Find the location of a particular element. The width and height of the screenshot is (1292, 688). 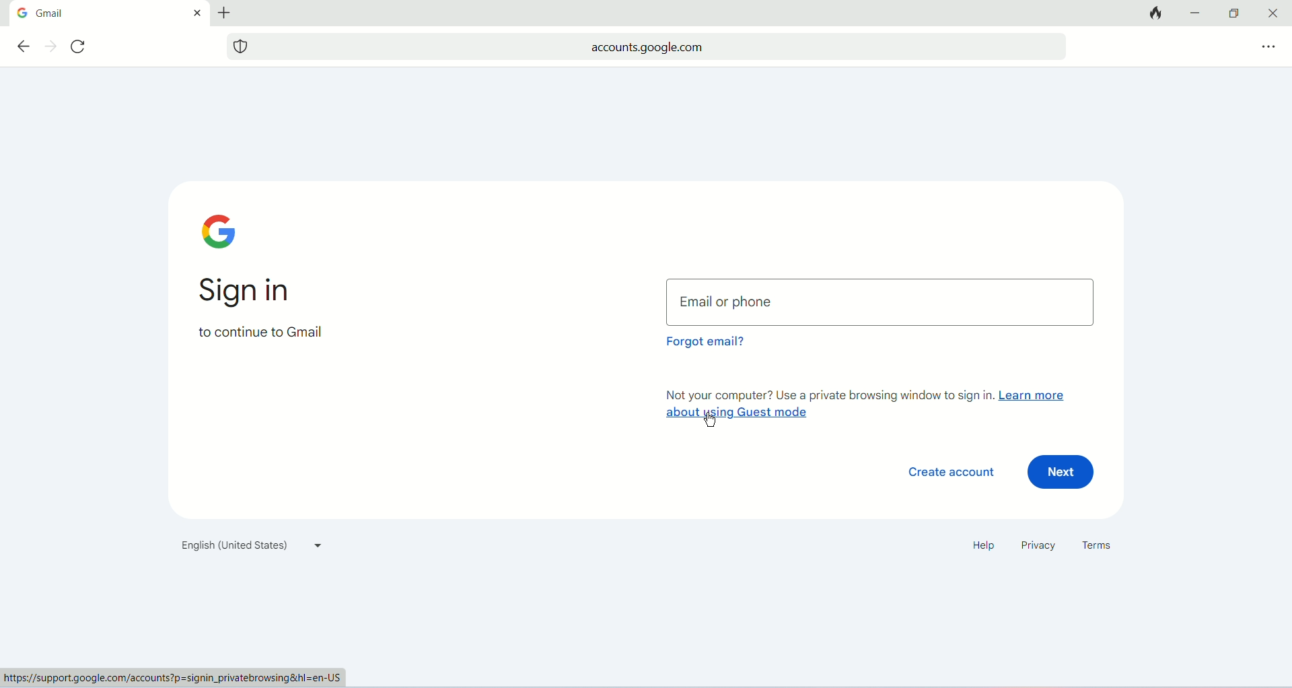

add tab is located at coordinates (228, 13).